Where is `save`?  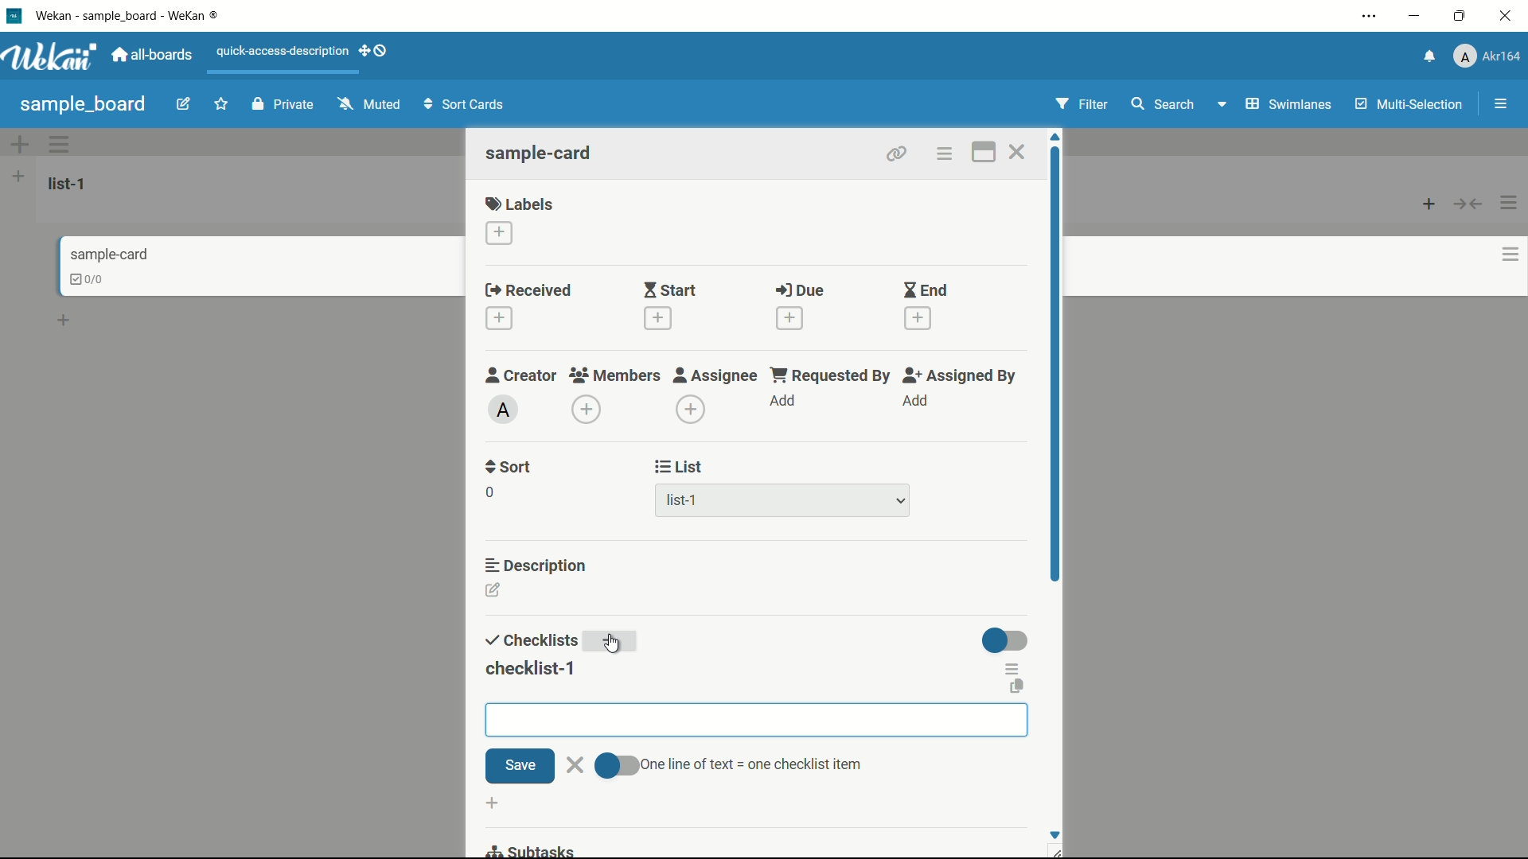
save is located at coordinates (520, 767).